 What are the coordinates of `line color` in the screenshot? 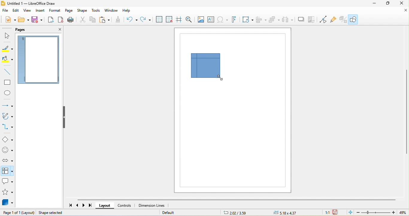 It's located at (7, 48).